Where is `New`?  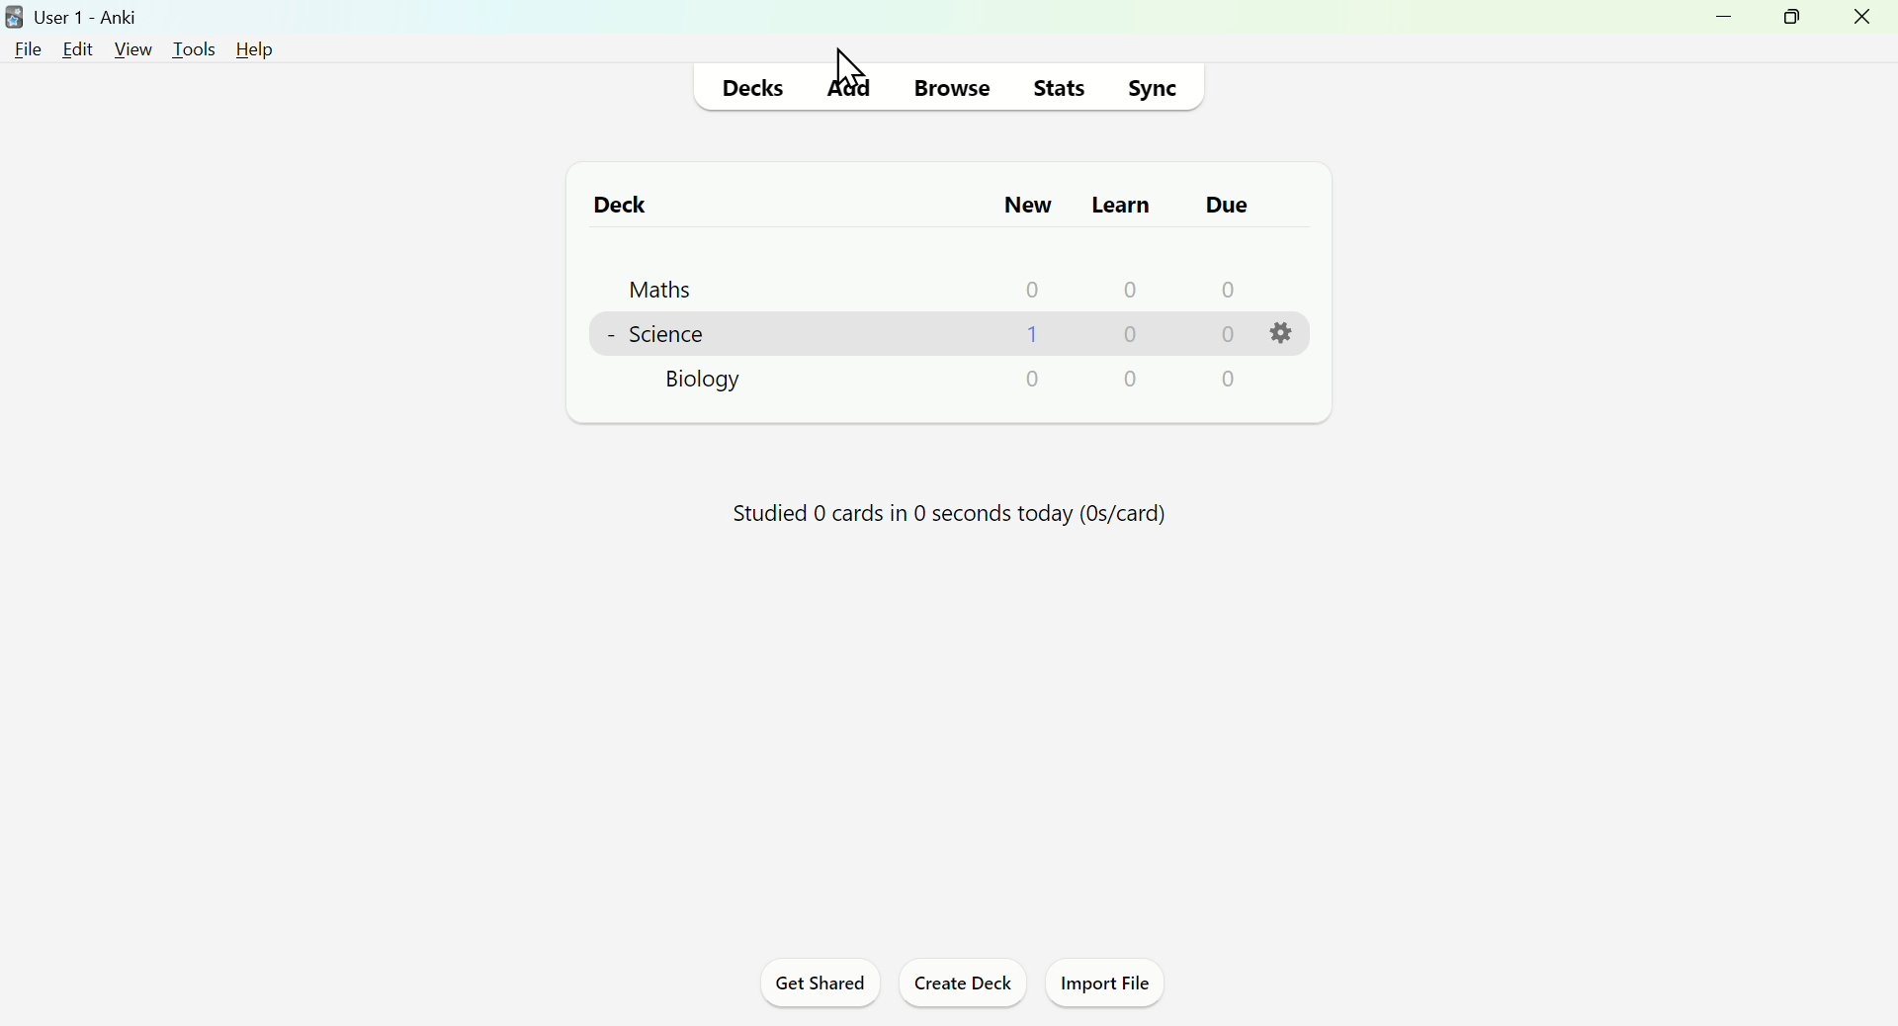
New is located at coordinates (1029, 206).